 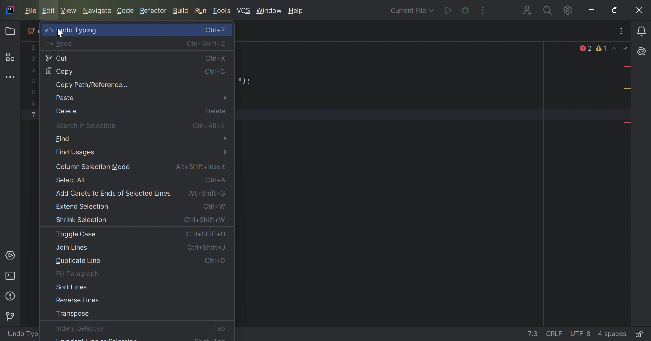 I want to click on Delete, so click(x=216, y=111).